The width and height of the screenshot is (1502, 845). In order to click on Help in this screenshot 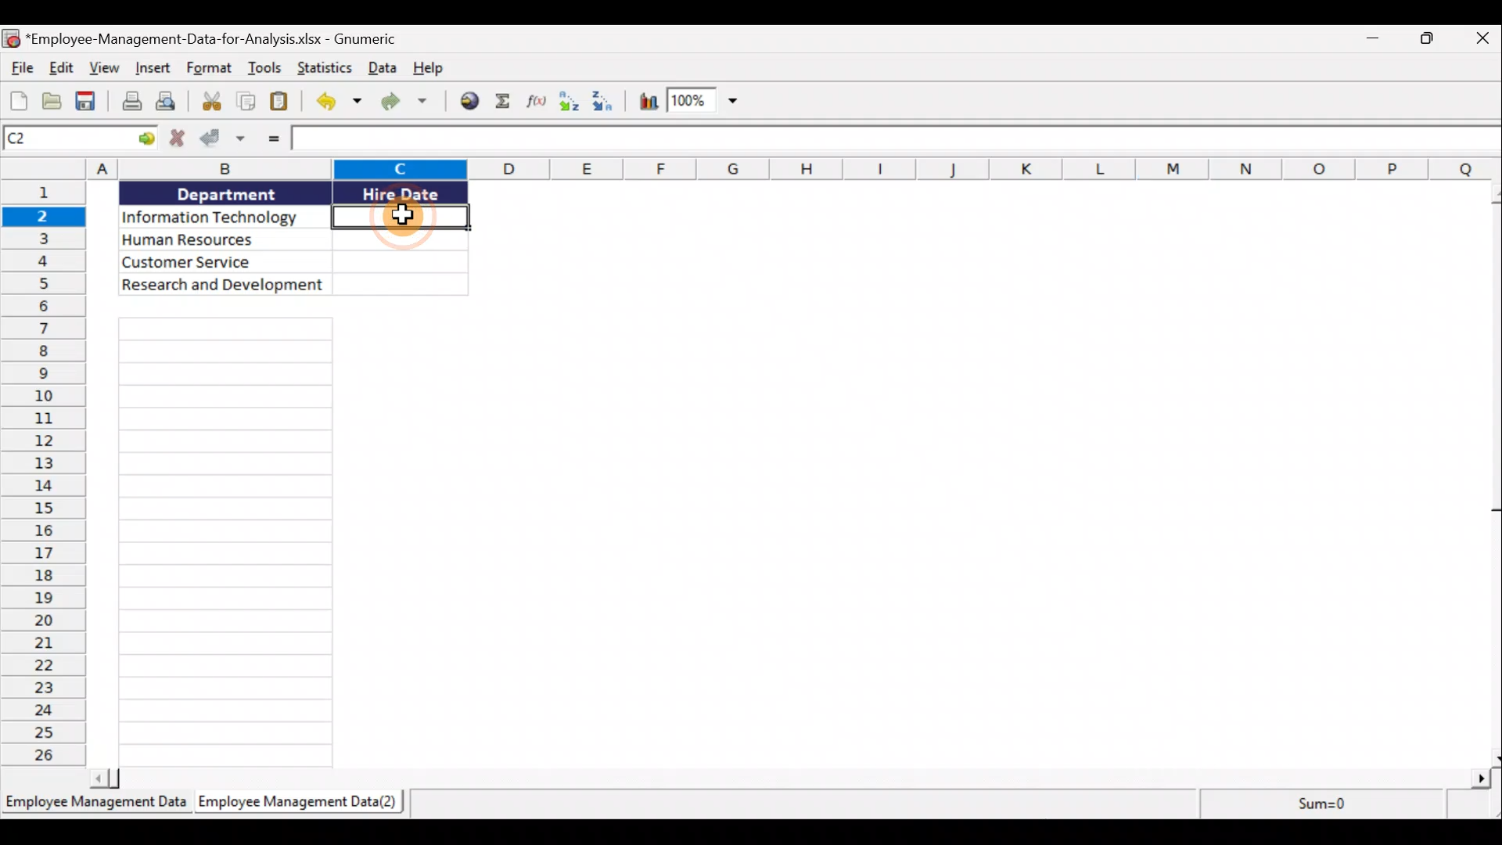, I will do `click(429, 70)`.